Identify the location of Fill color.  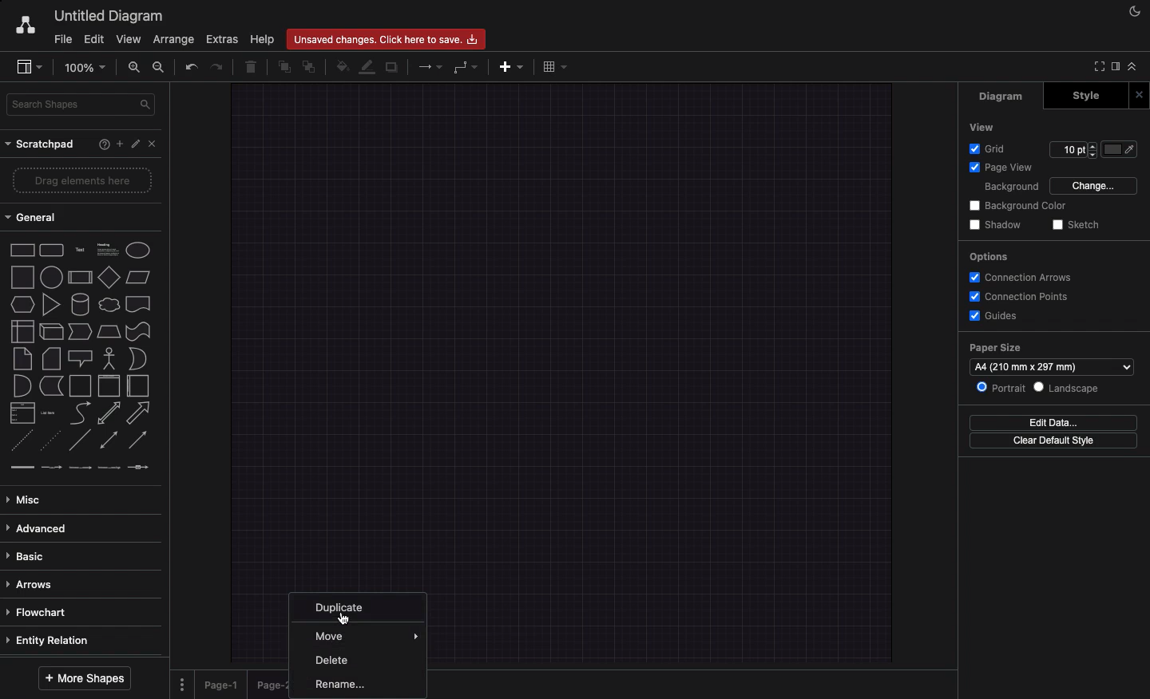
(341, 67).